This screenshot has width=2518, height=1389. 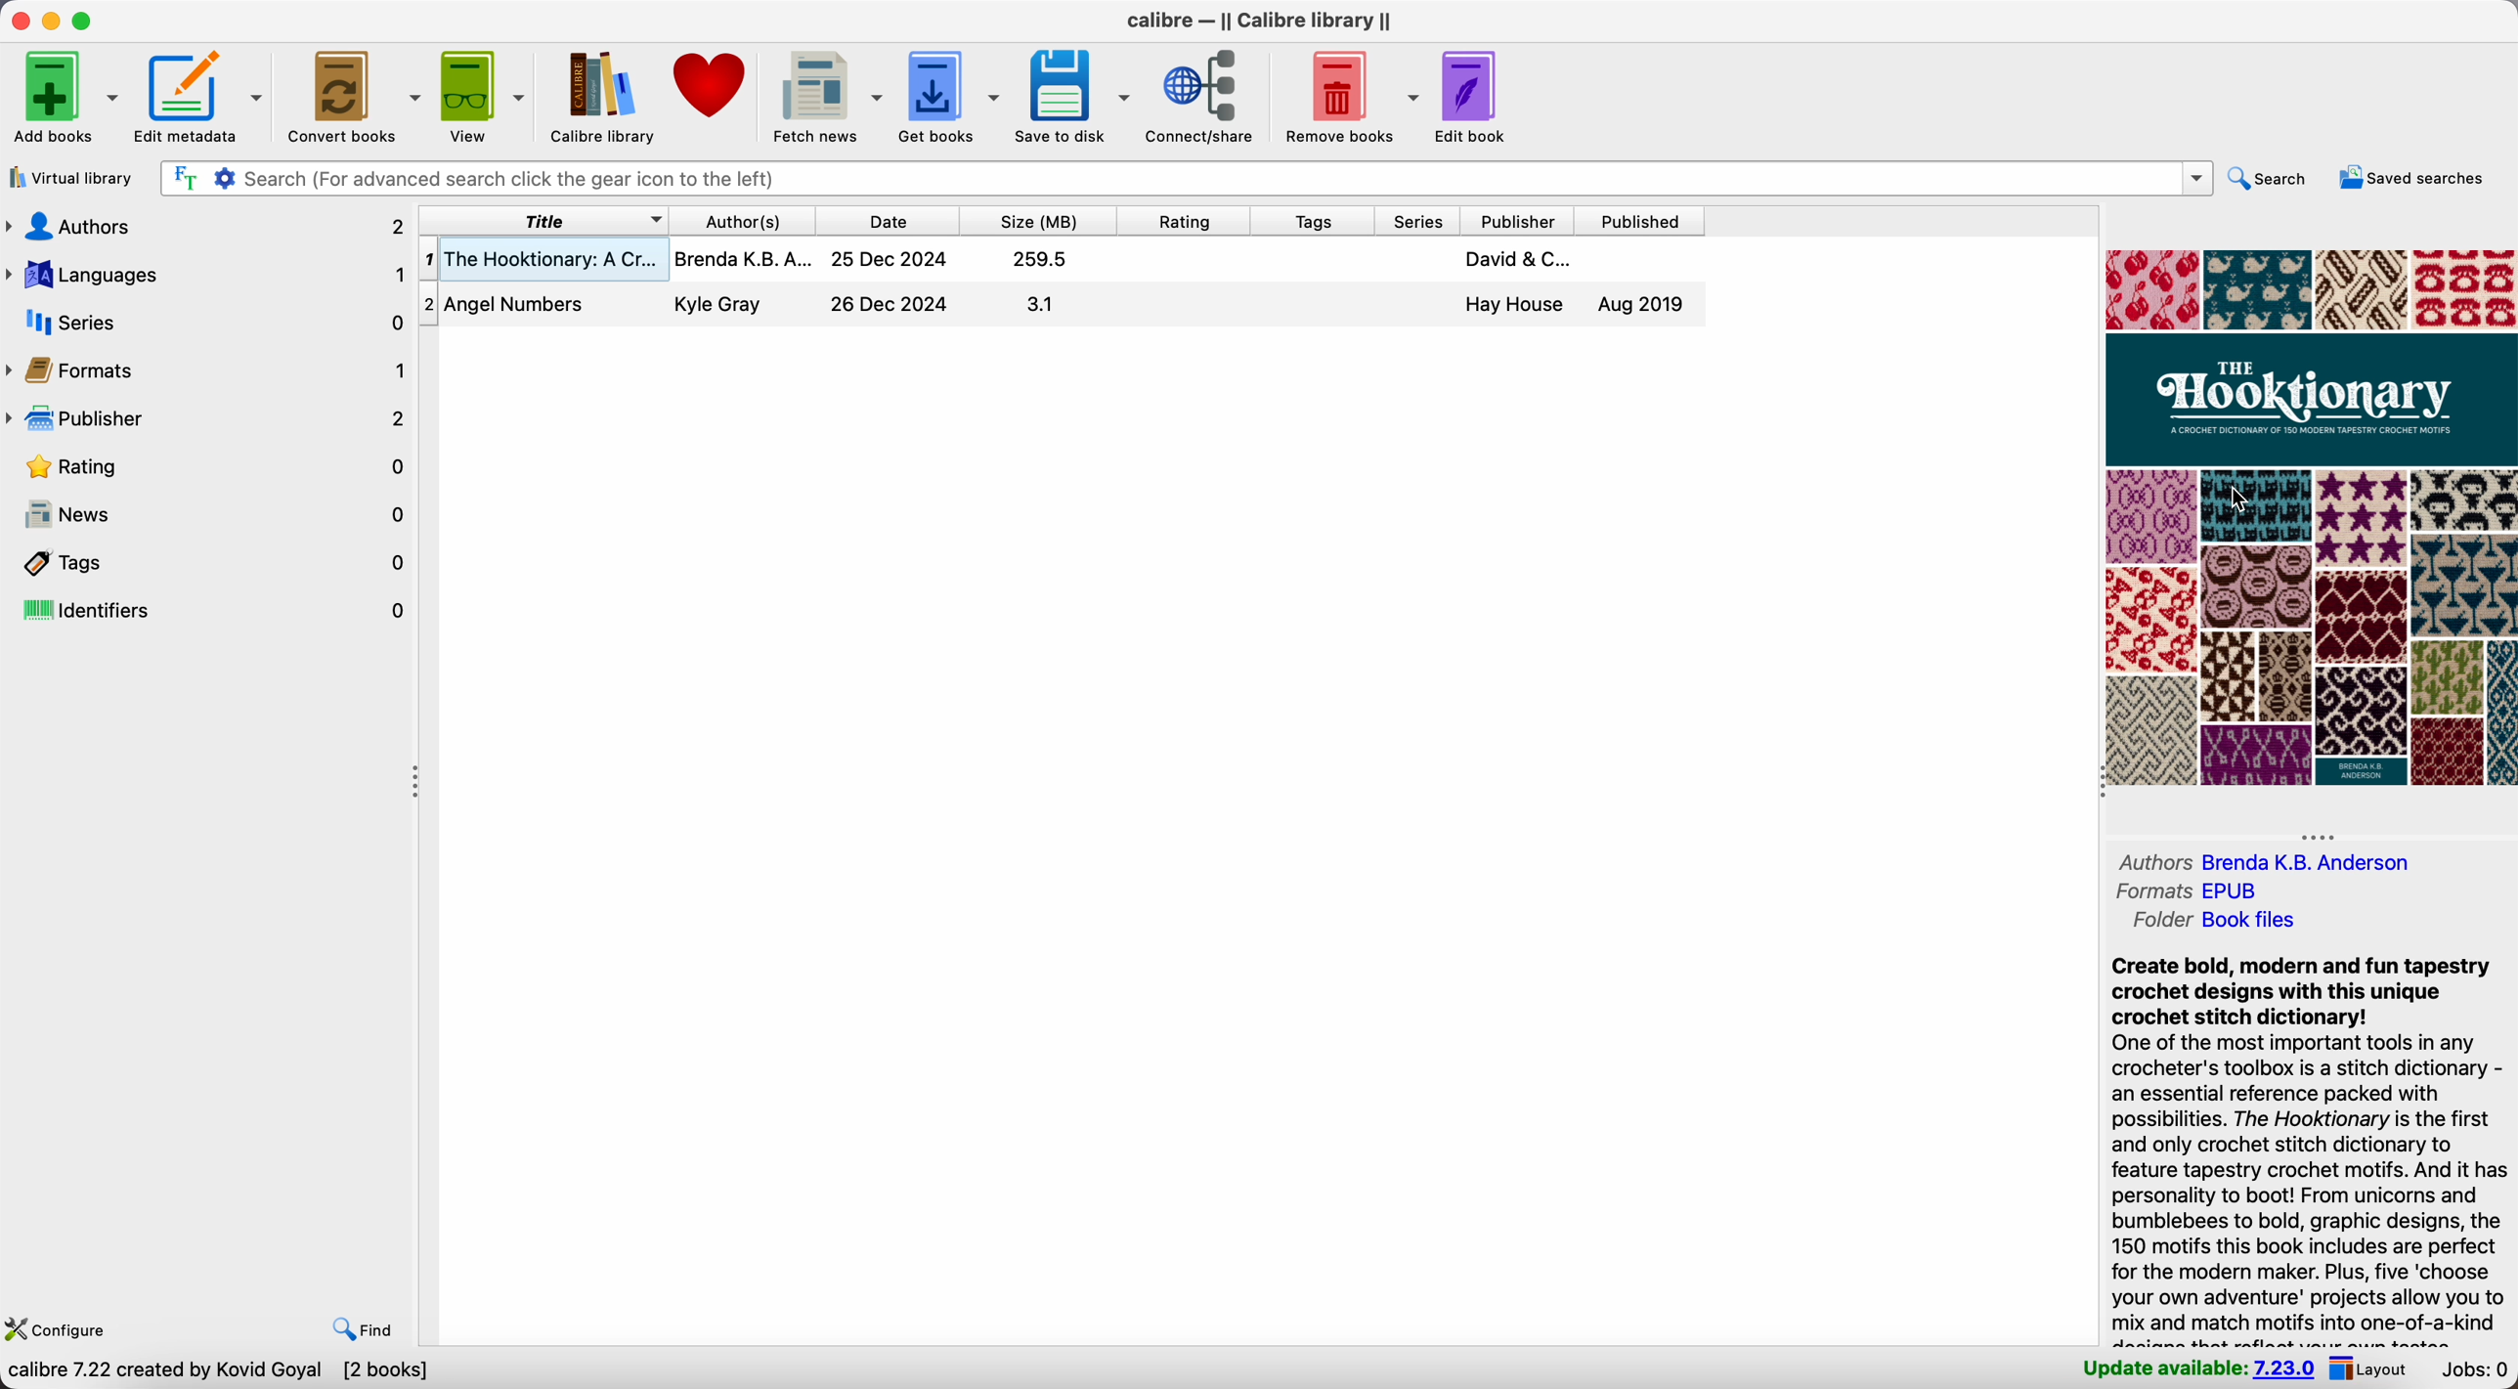 I want to click on folder, so click(x=2223, y=920).